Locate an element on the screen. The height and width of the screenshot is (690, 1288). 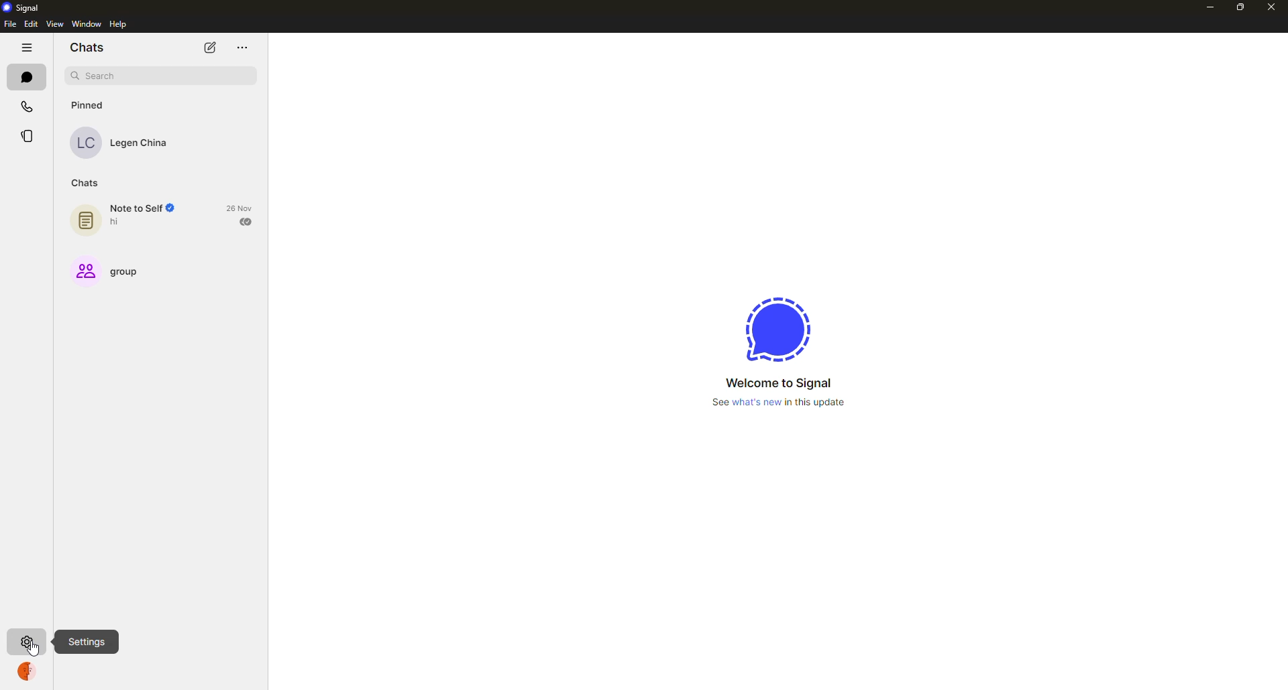
settings is located at coordinates (87, 640).